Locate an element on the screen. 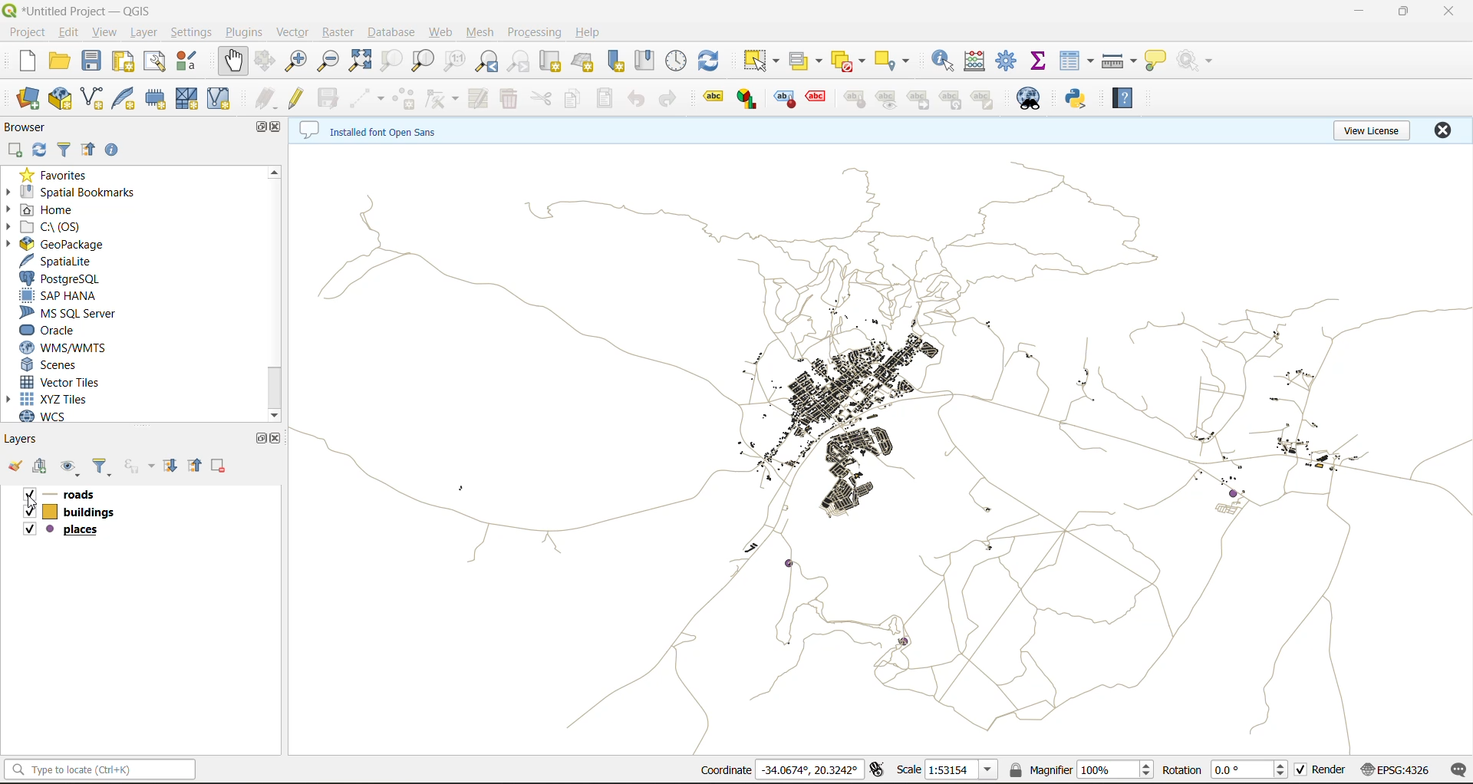  statistical summary is located at coordinates (1038, 59).